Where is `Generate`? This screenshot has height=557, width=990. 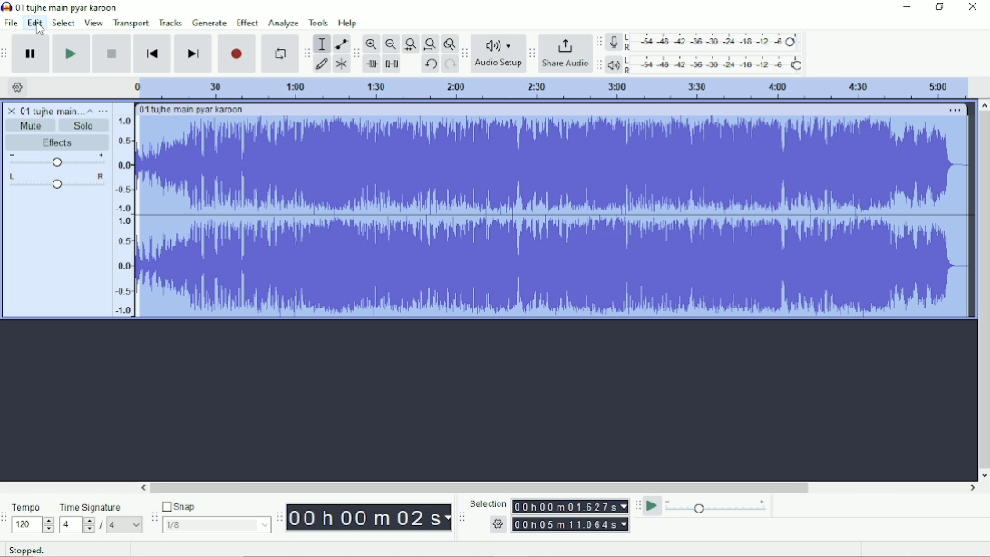 Generate is located at coordinates (209, 23).